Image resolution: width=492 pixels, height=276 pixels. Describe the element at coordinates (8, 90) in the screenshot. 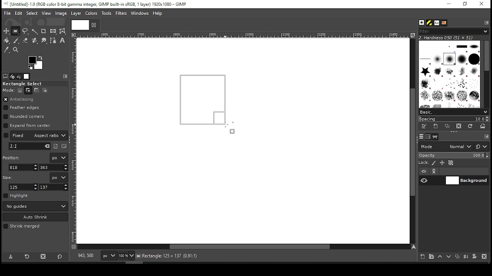

I see `move:` at that location.